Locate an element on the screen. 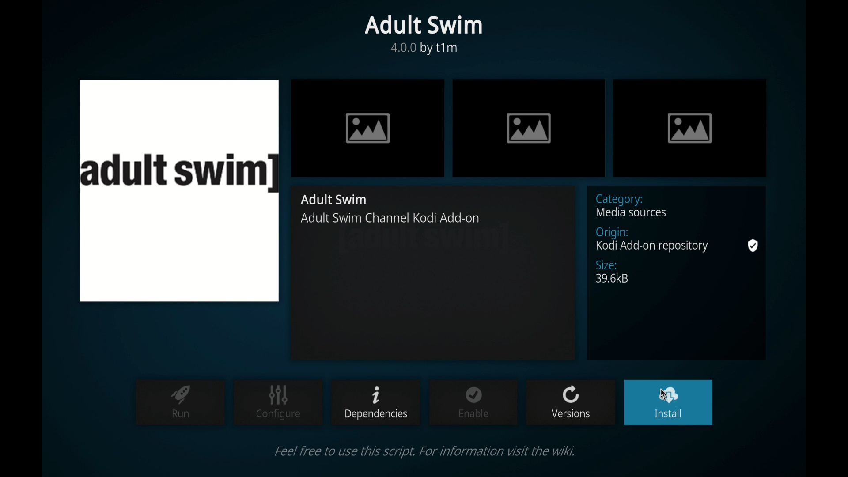 The image size is (848, 477). adult swim is located at coordinates (423, 25).